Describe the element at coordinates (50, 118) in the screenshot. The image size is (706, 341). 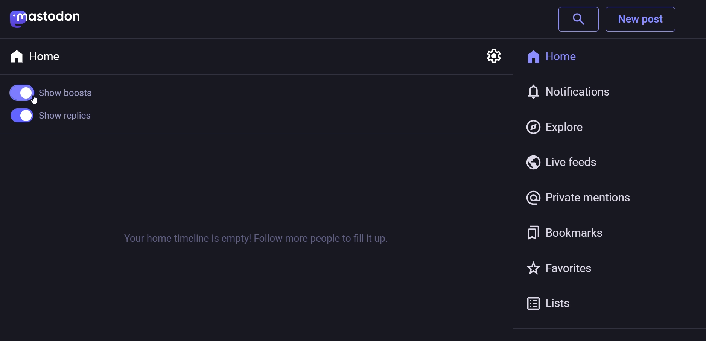
I see `show replies` at that location.